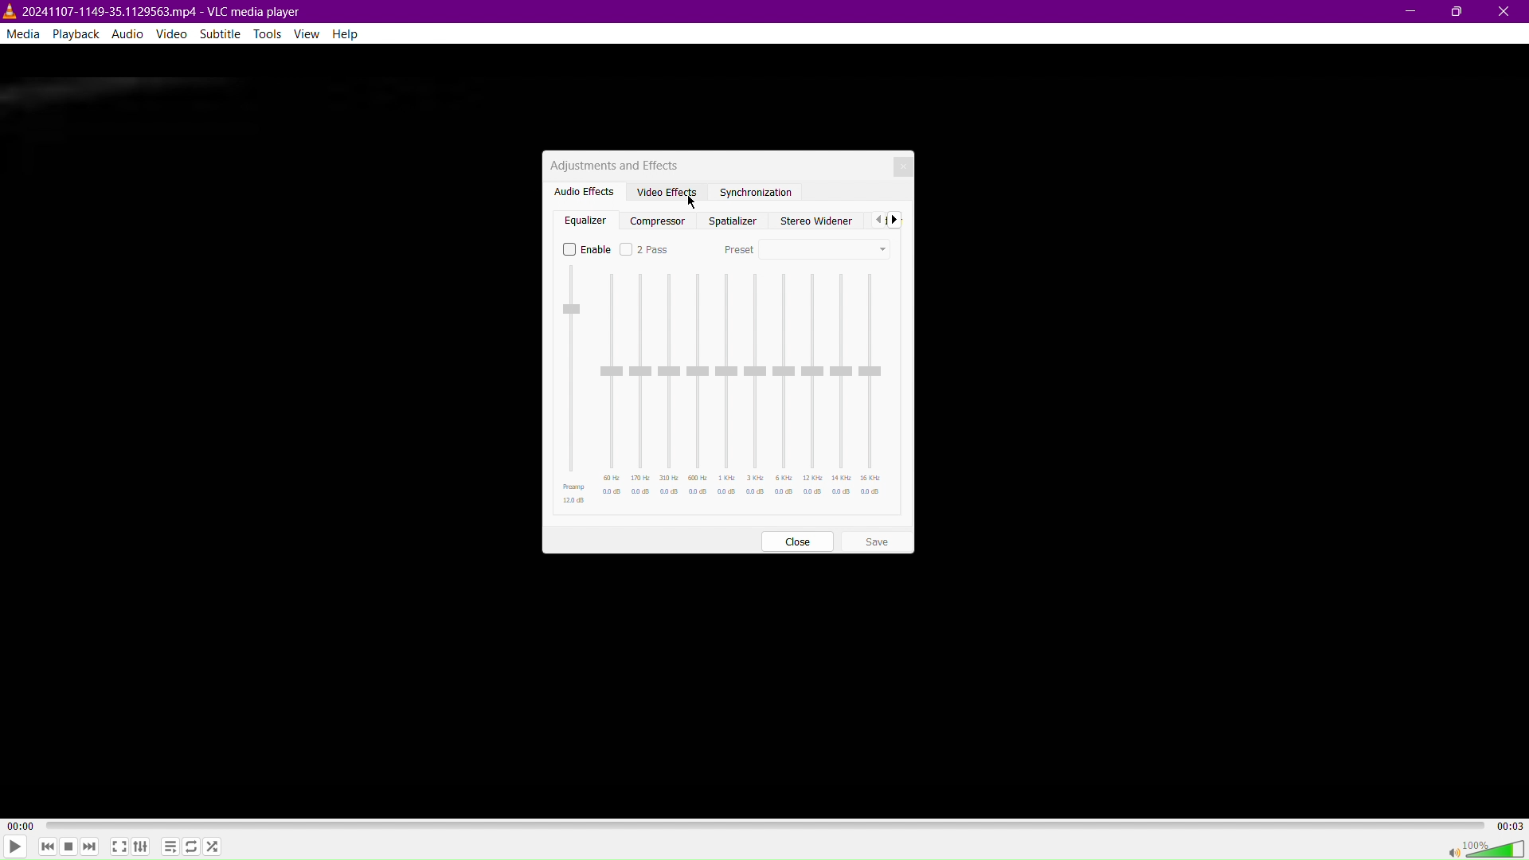 This screenshot has height=860, width=1529. Describe the element at coordinates (902, 166) in the screenshot. I see `Close` at that location.